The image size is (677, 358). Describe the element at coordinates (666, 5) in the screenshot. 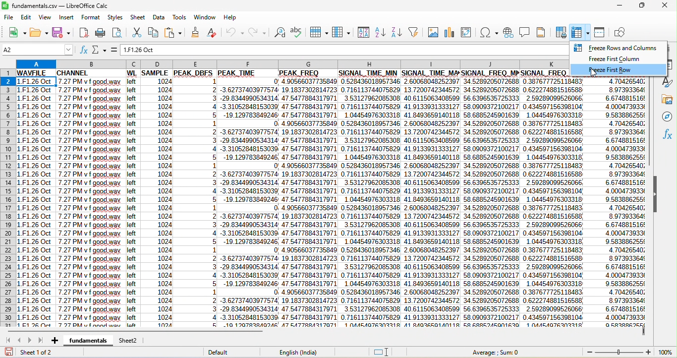

I see `close` at that location.